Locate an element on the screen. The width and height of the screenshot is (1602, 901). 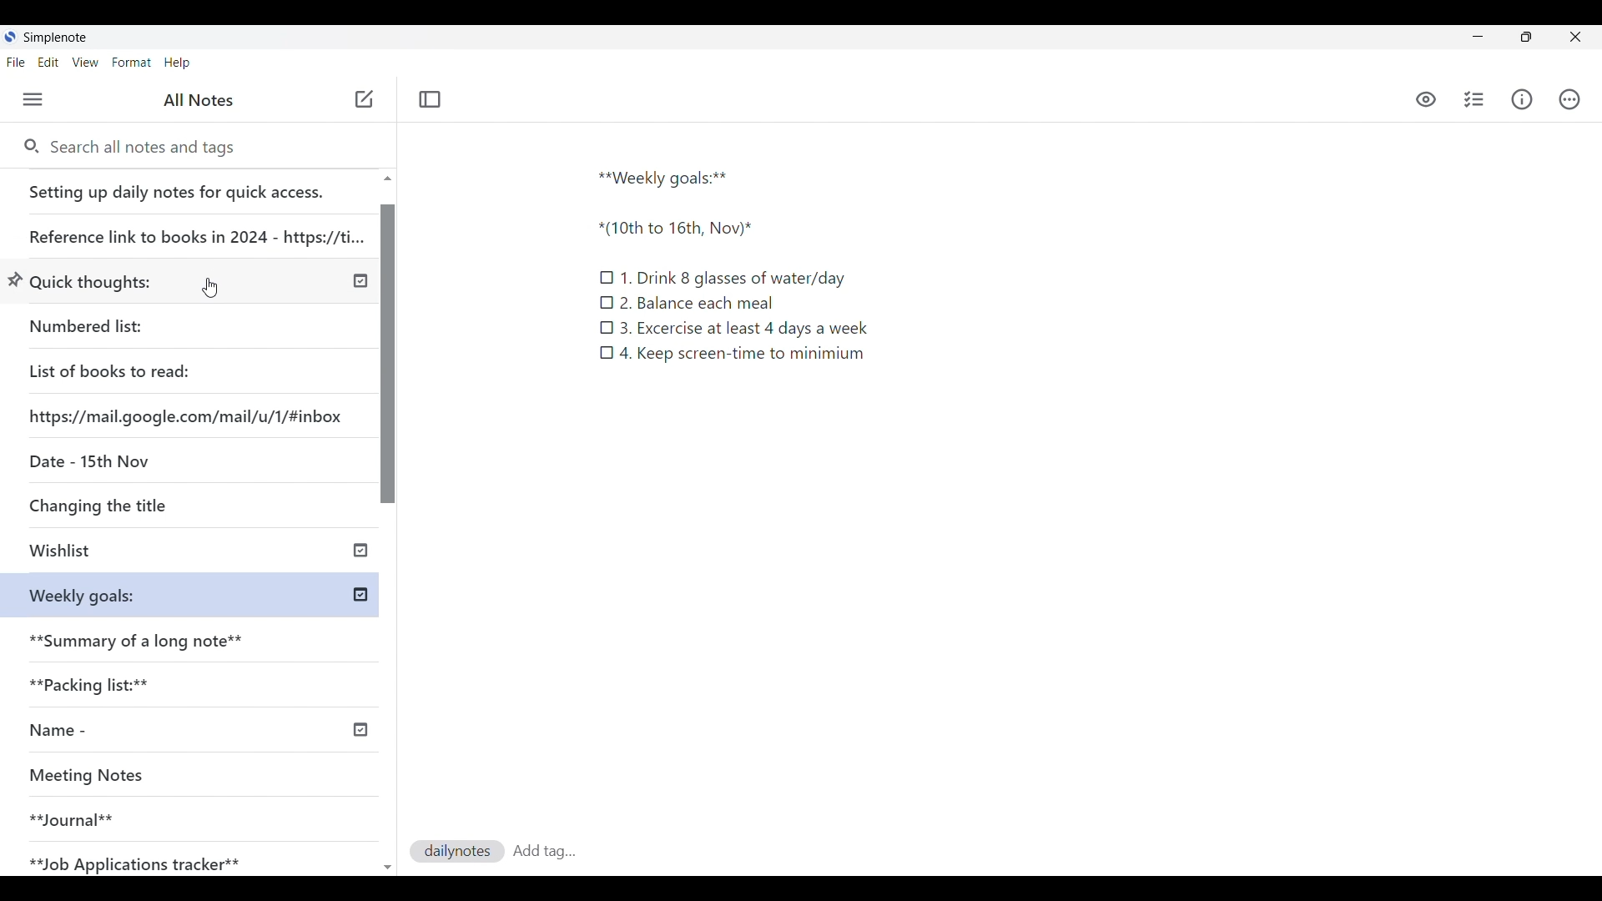
published is located at coordinates (360, 548).